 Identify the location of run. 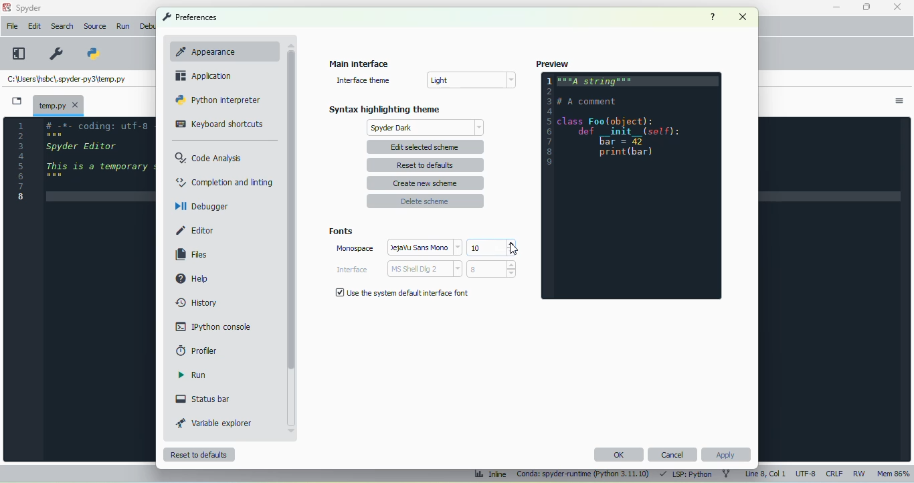
(192, 375).